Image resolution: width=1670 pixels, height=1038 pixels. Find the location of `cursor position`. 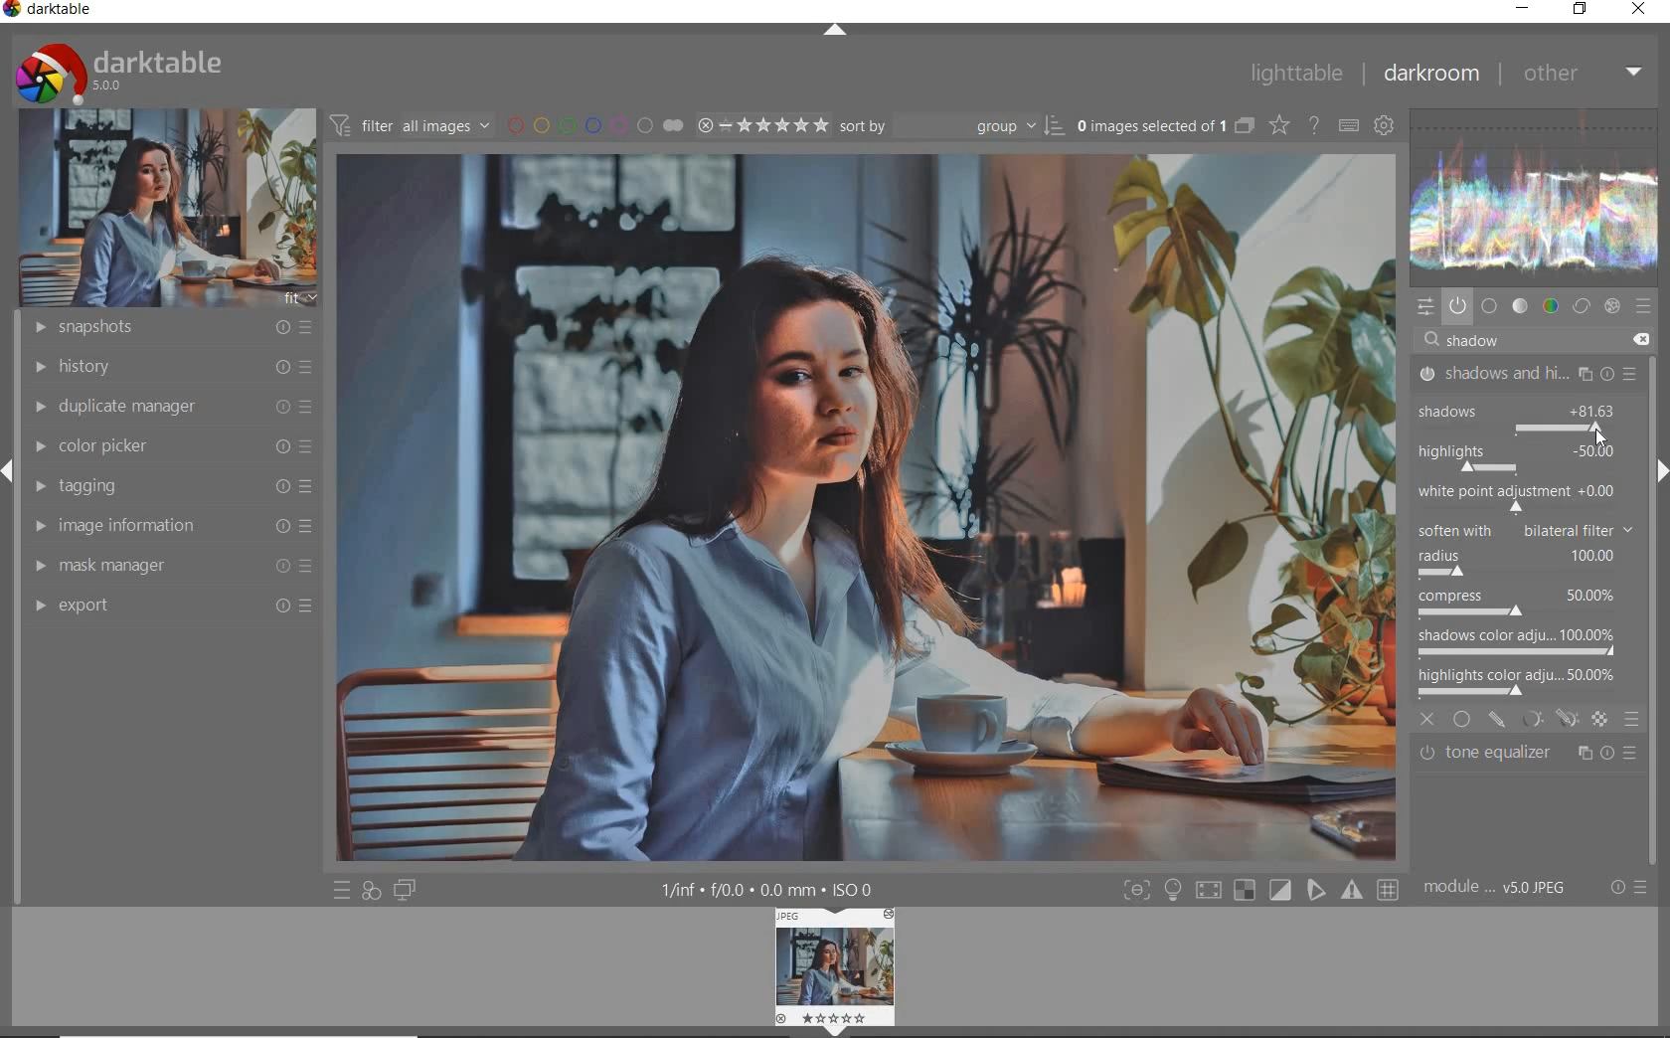

cursor position is located at coordinates (1599, 435).